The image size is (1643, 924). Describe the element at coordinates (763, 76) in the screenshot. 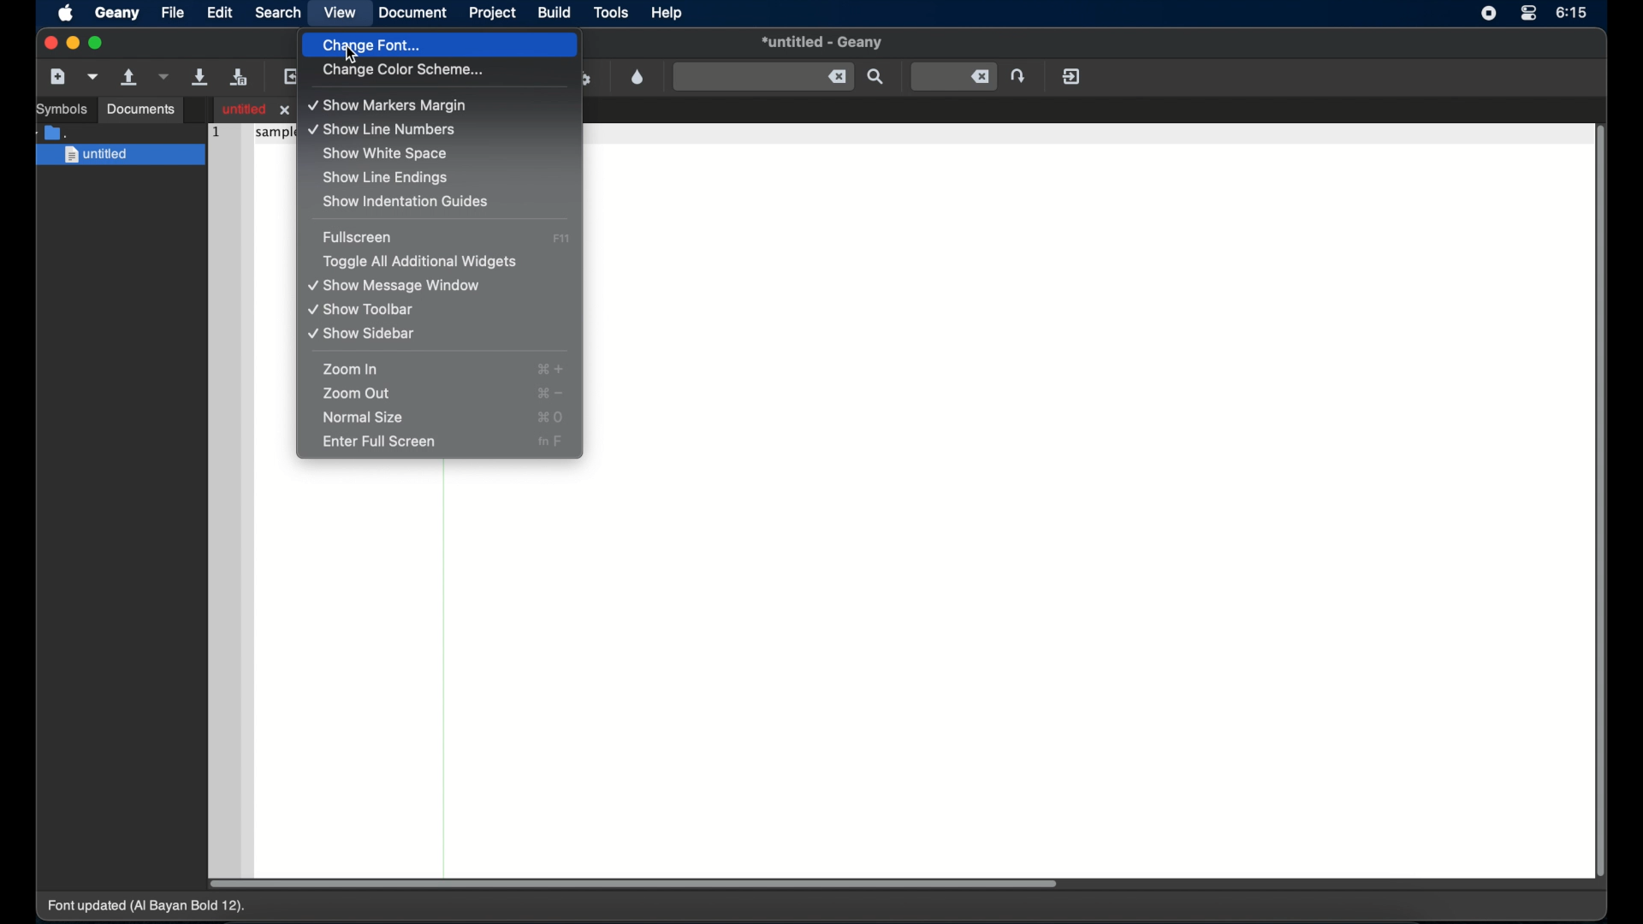

I see `find the entered text in the current file` at that location.